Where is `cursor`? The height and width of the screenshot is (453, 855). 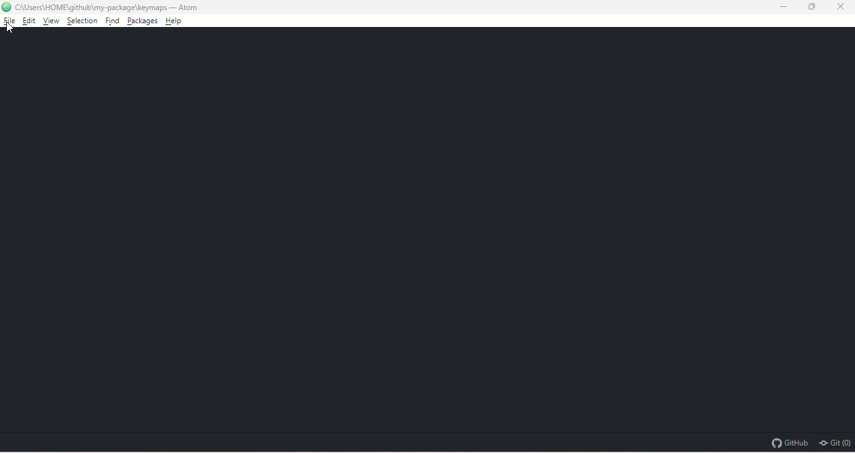
cursor is located at coordinates (8, 29).